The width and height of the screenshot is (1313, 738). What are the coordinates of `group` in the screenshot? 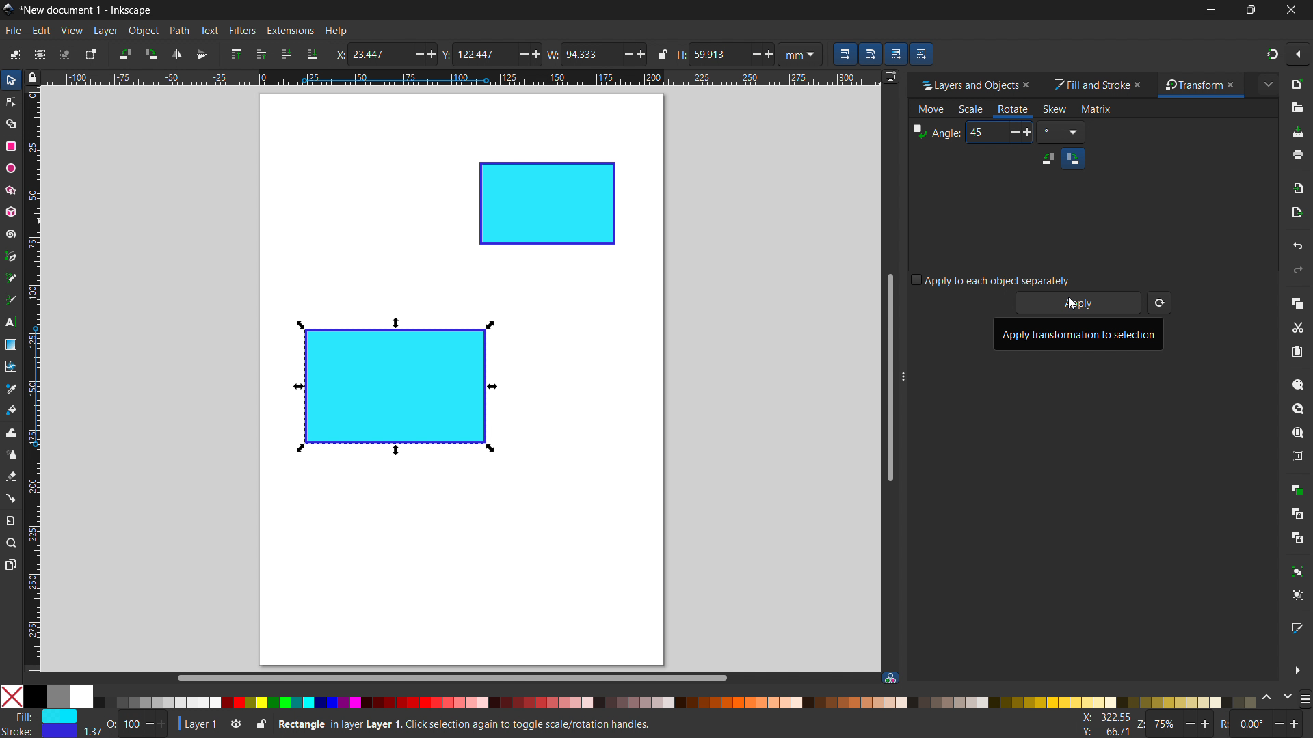 It's located at (1299, 571).